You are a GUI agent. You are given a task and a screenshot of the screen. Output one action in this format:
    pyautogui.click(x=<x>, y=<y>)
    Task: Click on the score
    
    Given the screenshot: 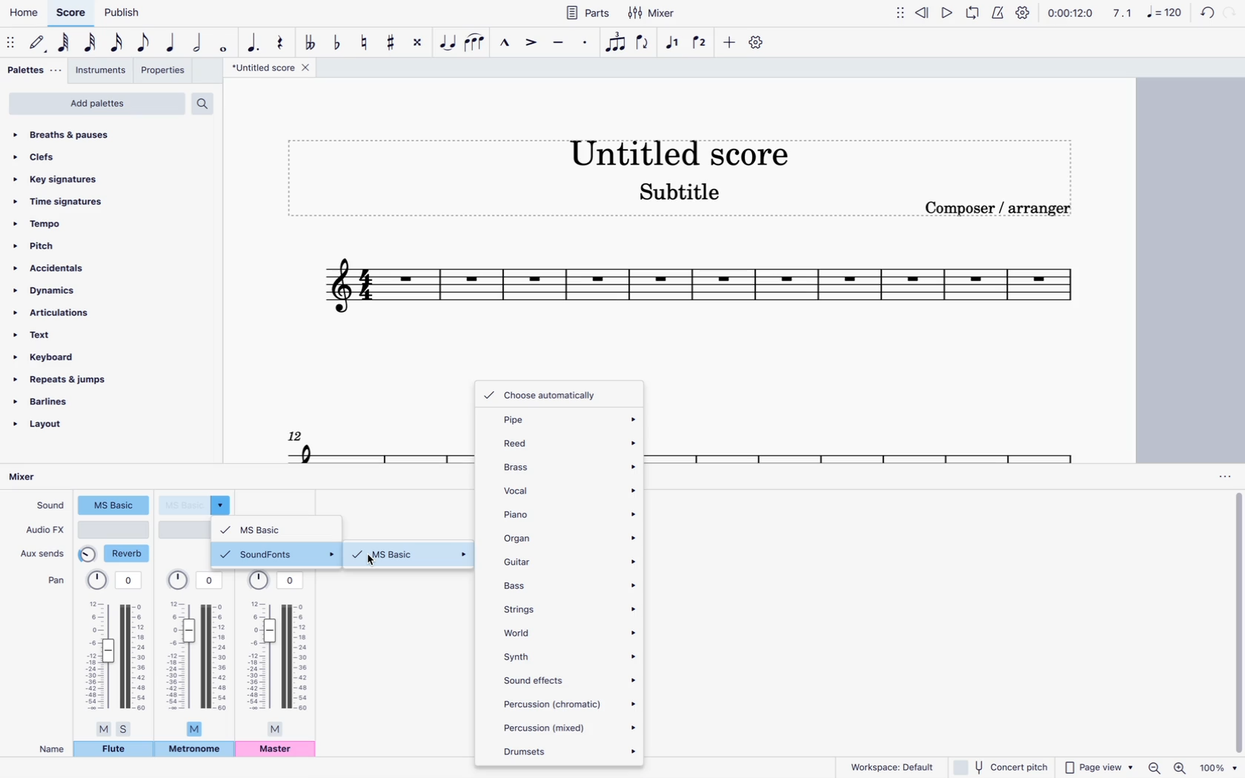 What is the action you would take?
    pyautogui.click(x=351, y=443)
    